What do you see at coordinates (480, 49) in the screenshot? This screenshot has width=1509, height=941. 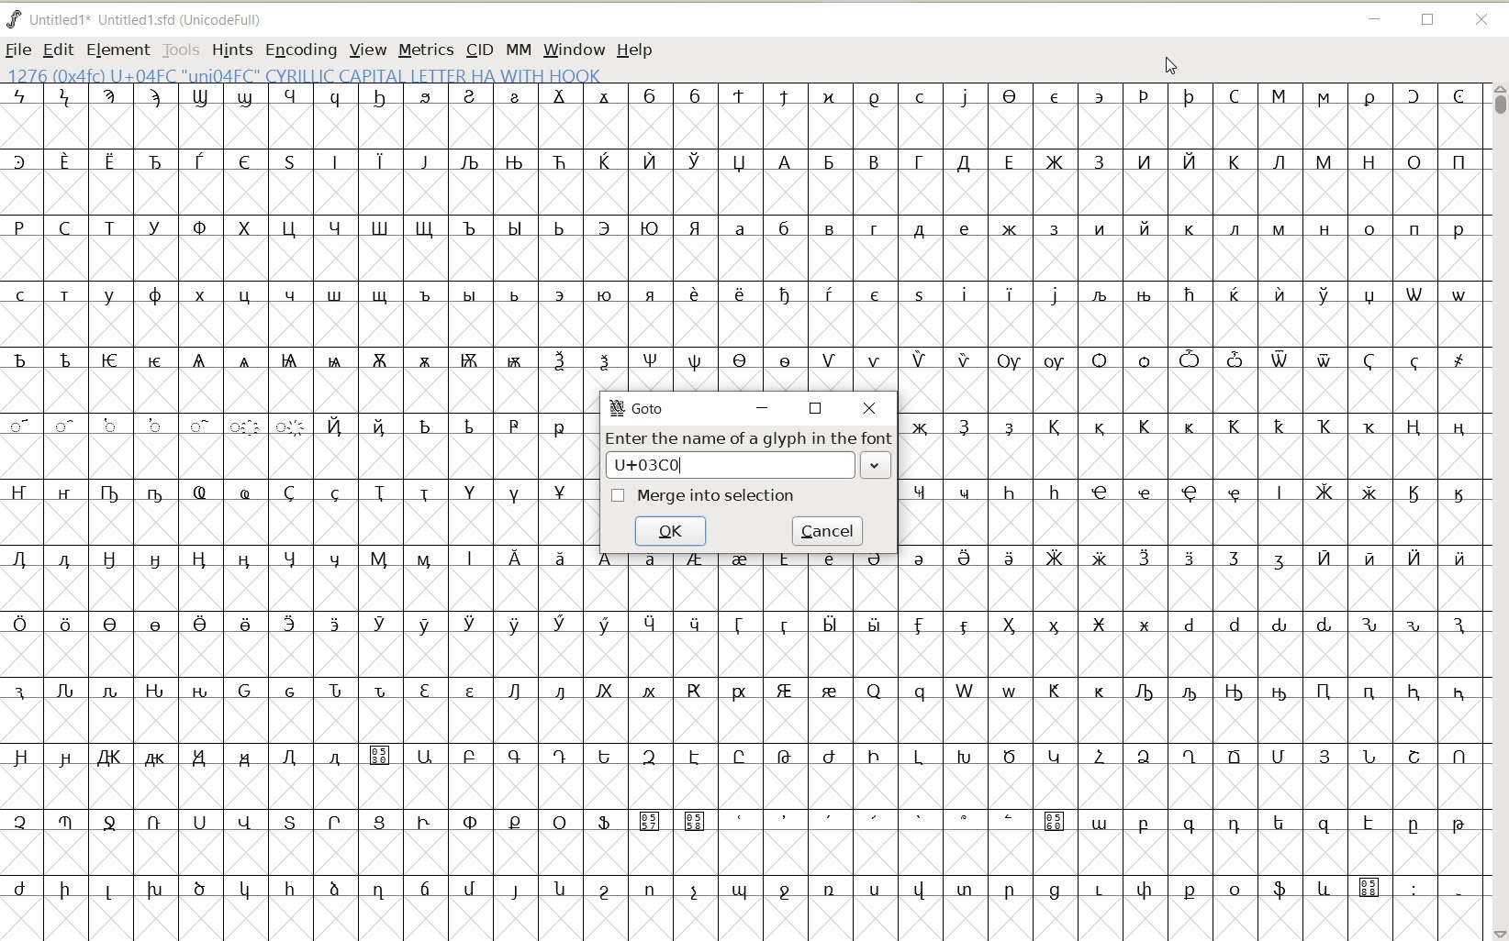 I see `CID` at bounding box center [480, 49].